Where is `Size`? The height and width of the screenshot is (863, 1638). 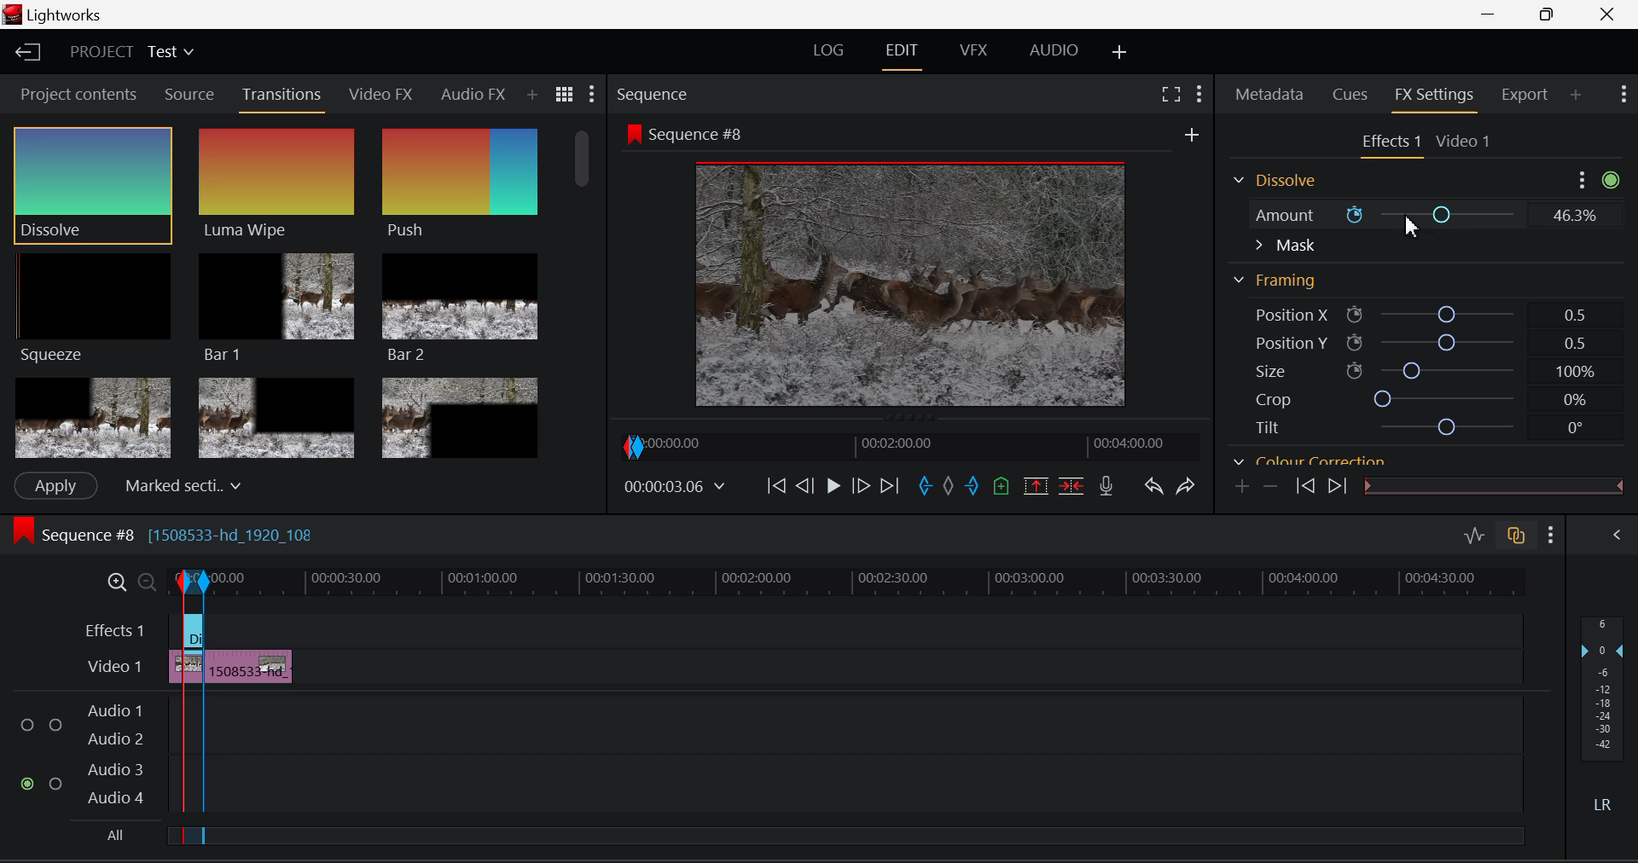 Size is located at coordinates (1416, 371).